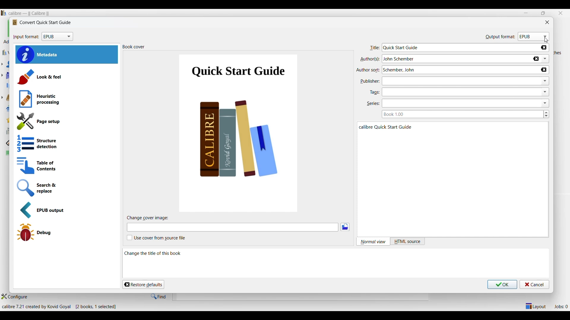  I want to click on Increase/Decrease book series number, so click(546, 114).